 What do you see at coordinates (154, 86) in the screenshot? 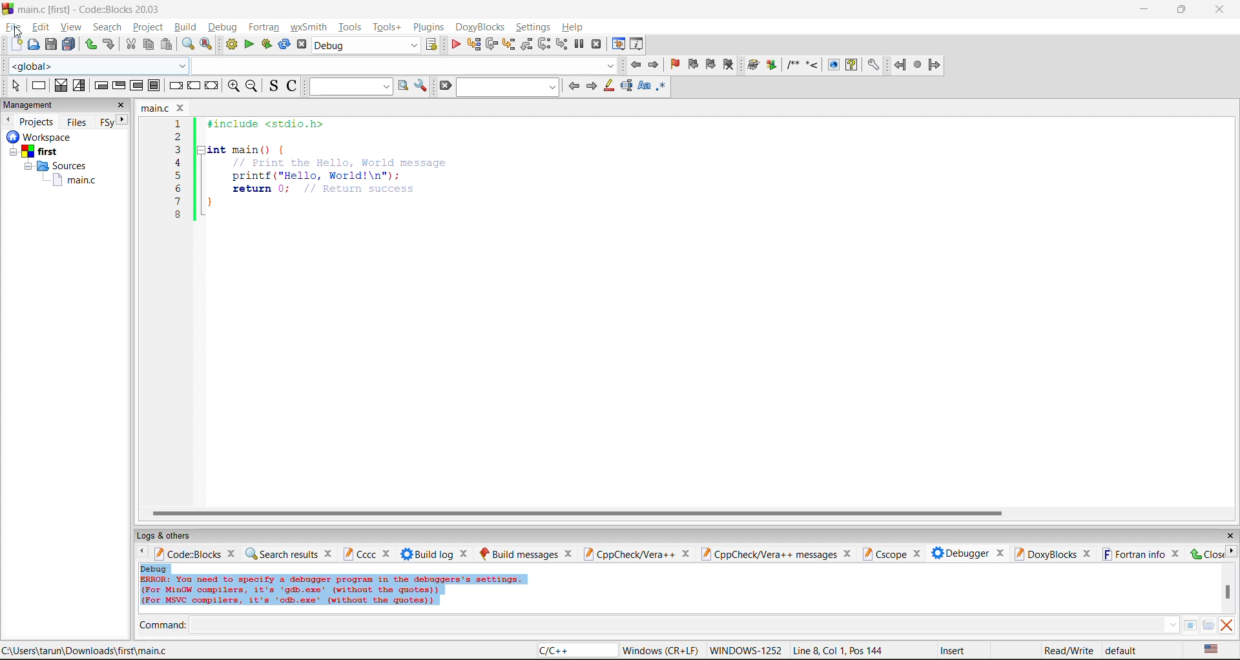
I see `block instruction` at bounding box center [154, 86].